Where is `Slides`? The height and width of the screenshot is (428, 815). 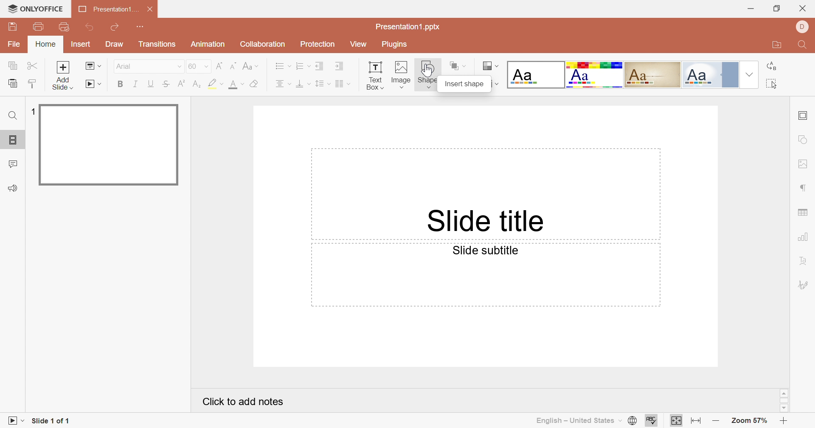 Slides is located at coordinates (13, 138).